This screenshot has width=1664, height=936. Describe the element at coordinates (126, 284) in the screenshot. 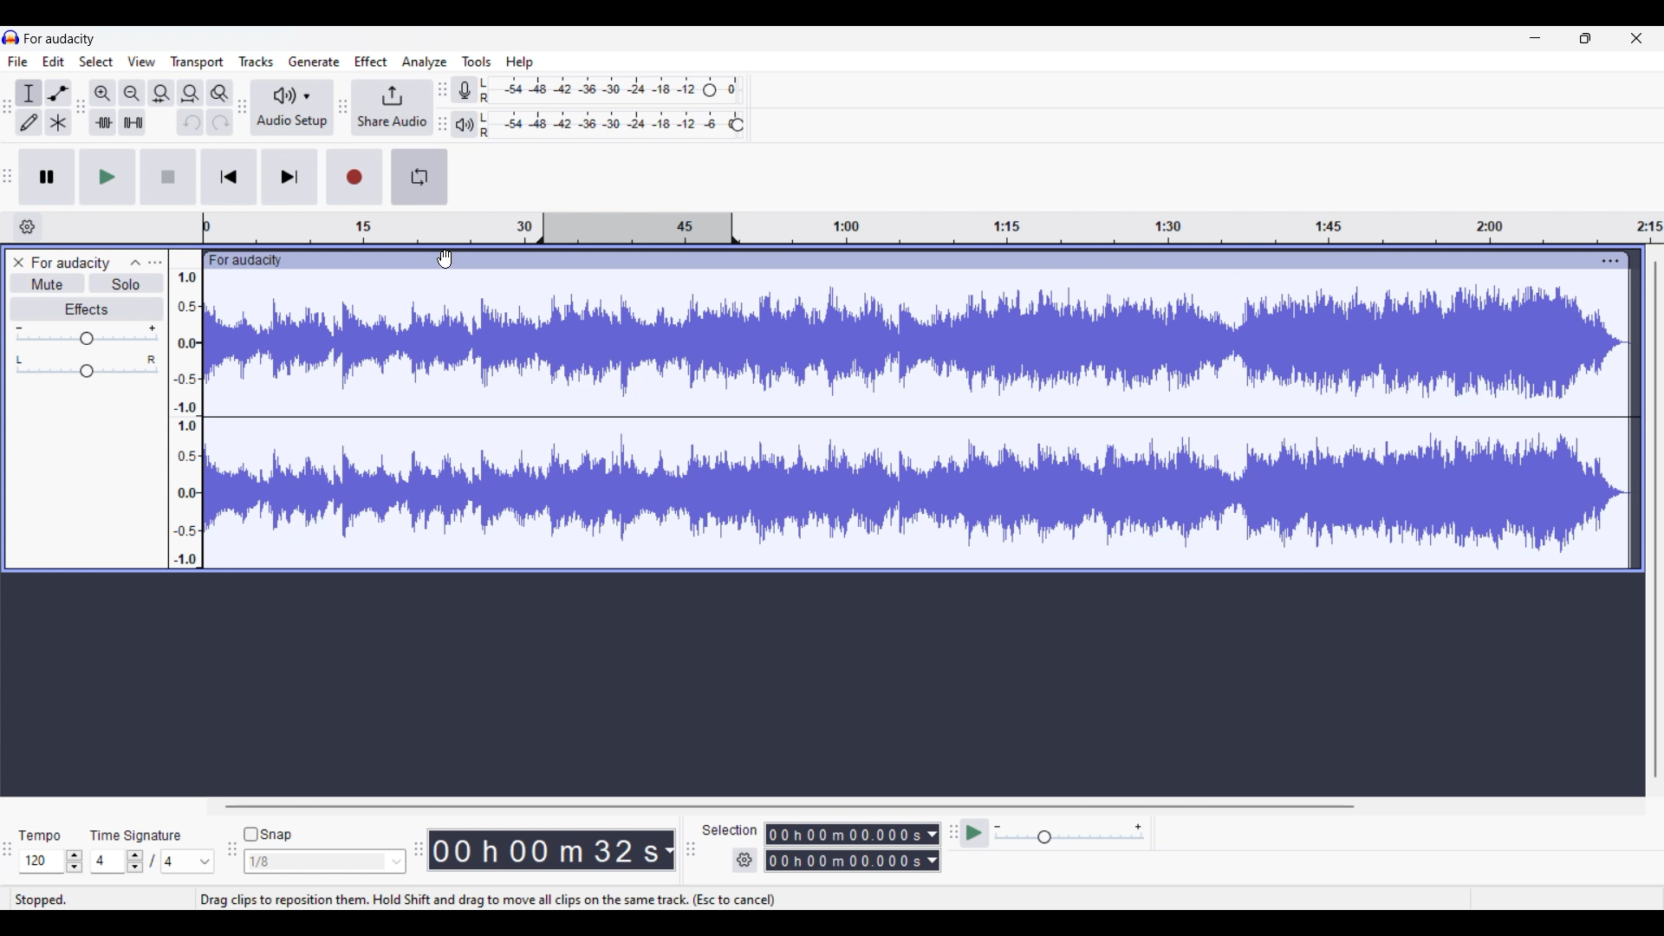

I see `Solo` at that location.